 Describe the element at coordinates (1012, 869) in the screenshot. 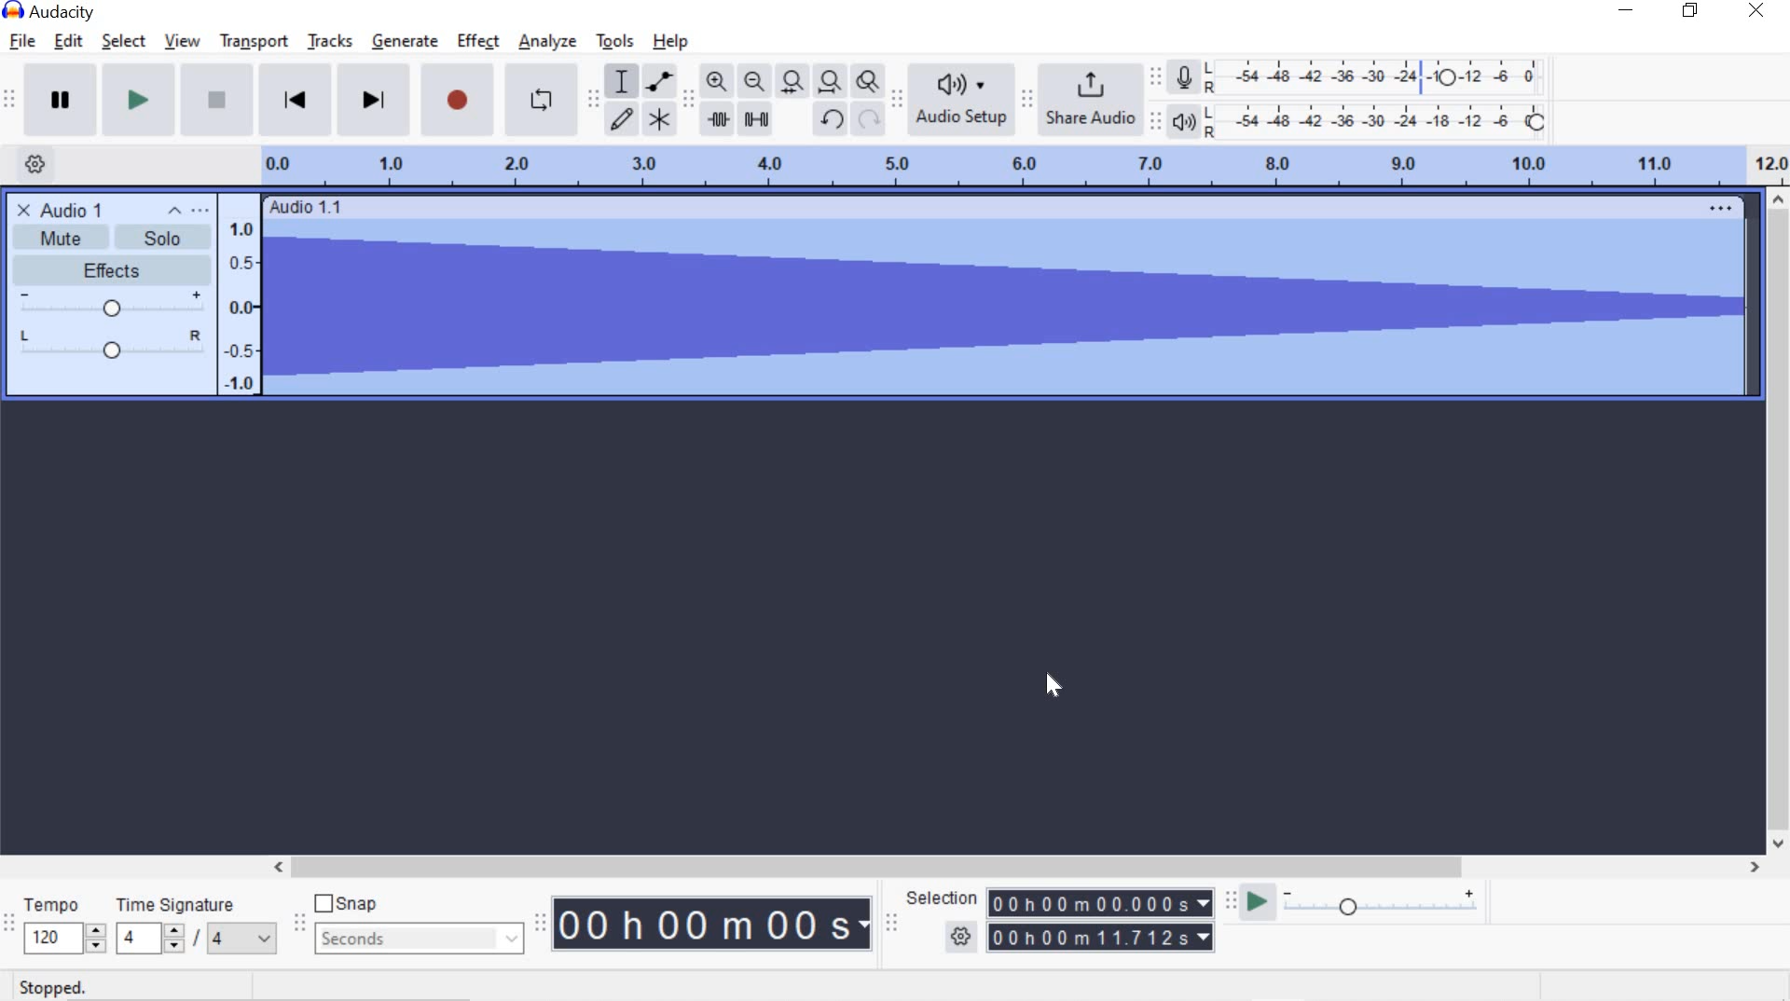

I see `scrollbar` at that location.